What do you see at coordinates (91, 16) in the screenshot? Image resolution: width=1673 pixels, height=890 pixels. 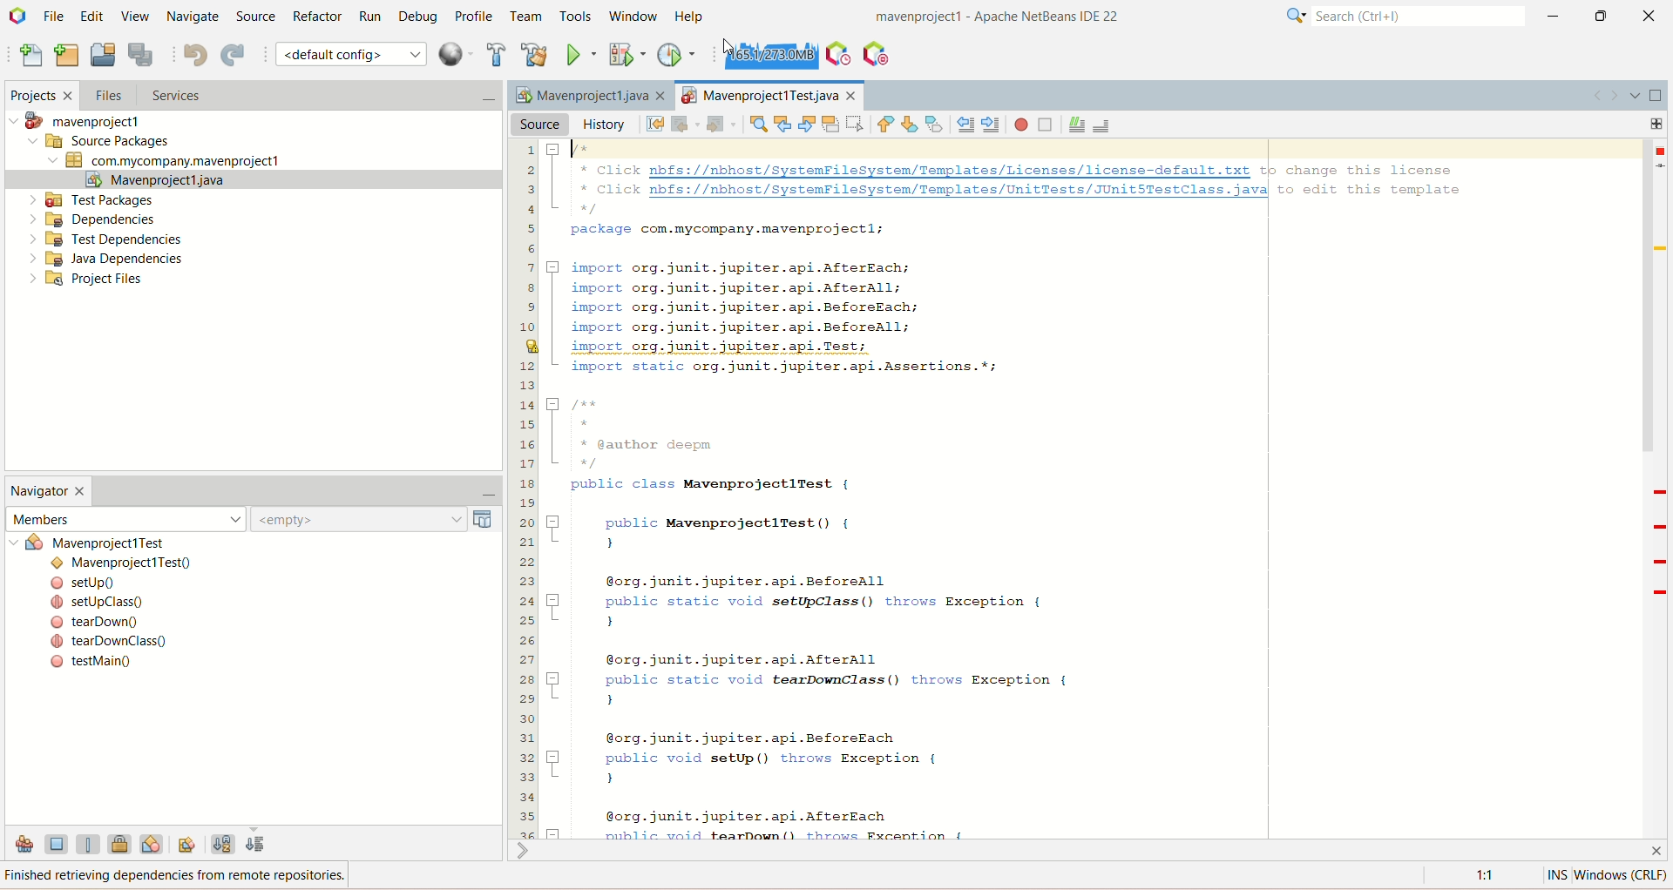 I see `edit` at bounding box center [91, 16].